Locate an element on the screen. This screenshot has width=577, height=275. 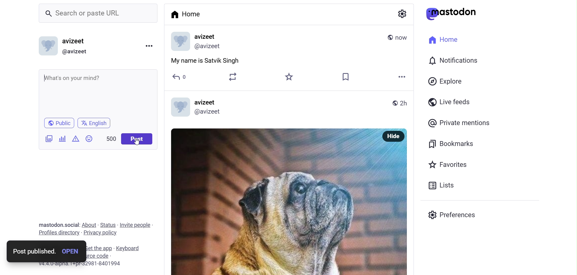
display picture is located at coordinates (179, 41).